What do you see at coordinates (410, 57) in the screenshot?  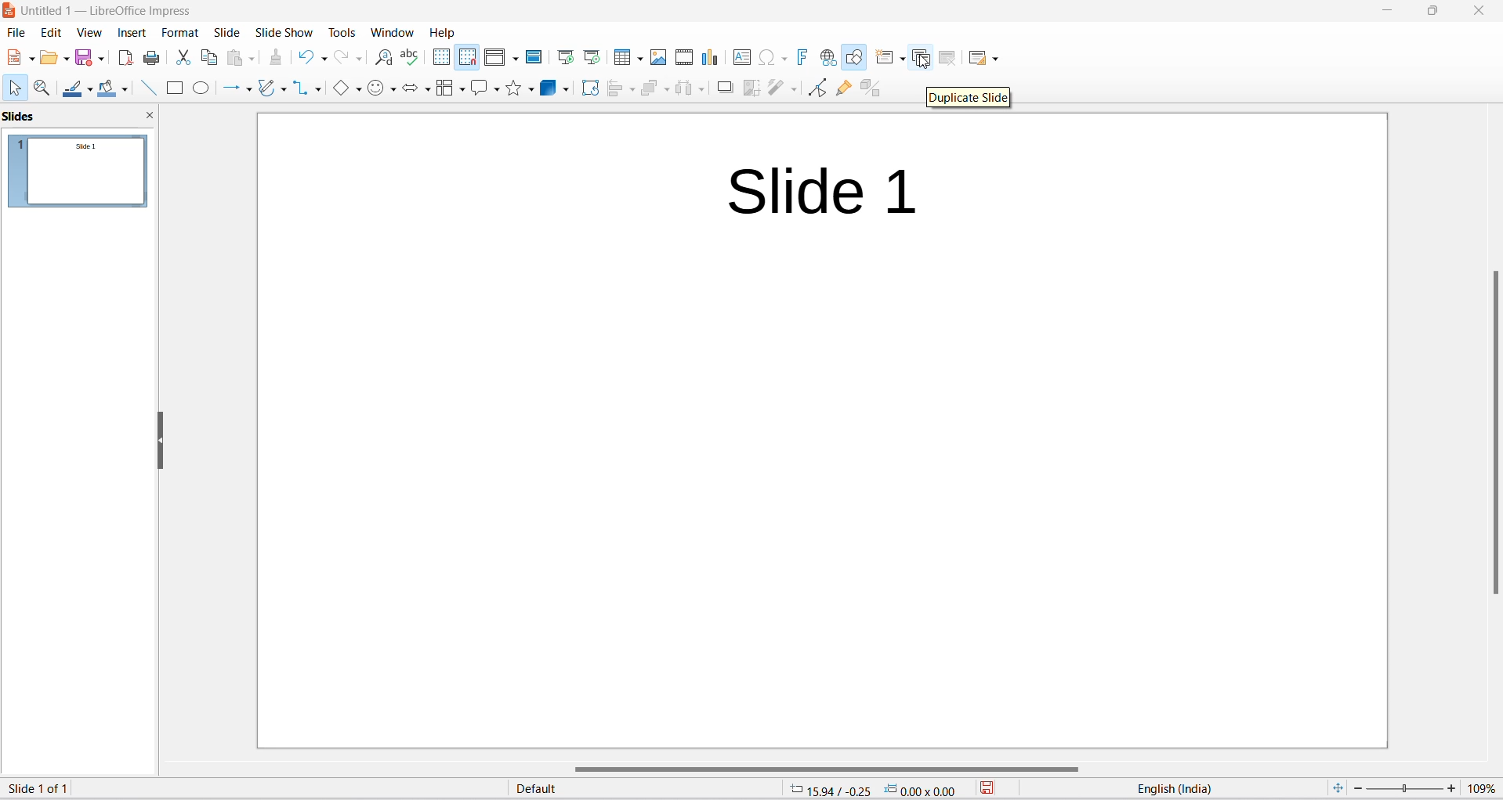 I see `spellings` at bounding box center [410, 57].